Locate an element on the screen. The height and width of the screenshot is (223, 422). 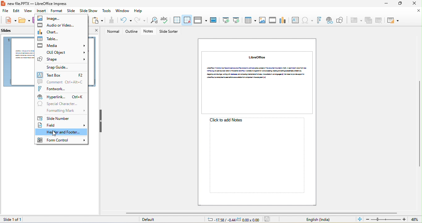
text box is located at coordinates (295, 20).